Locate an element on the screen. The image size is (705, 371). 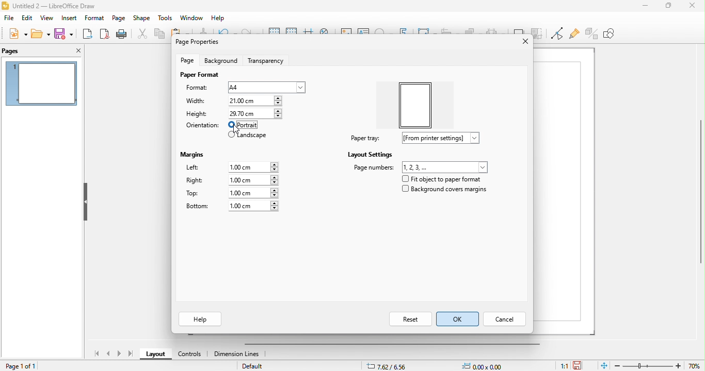
page 1 of 1 is located at coordinates (23, 366).